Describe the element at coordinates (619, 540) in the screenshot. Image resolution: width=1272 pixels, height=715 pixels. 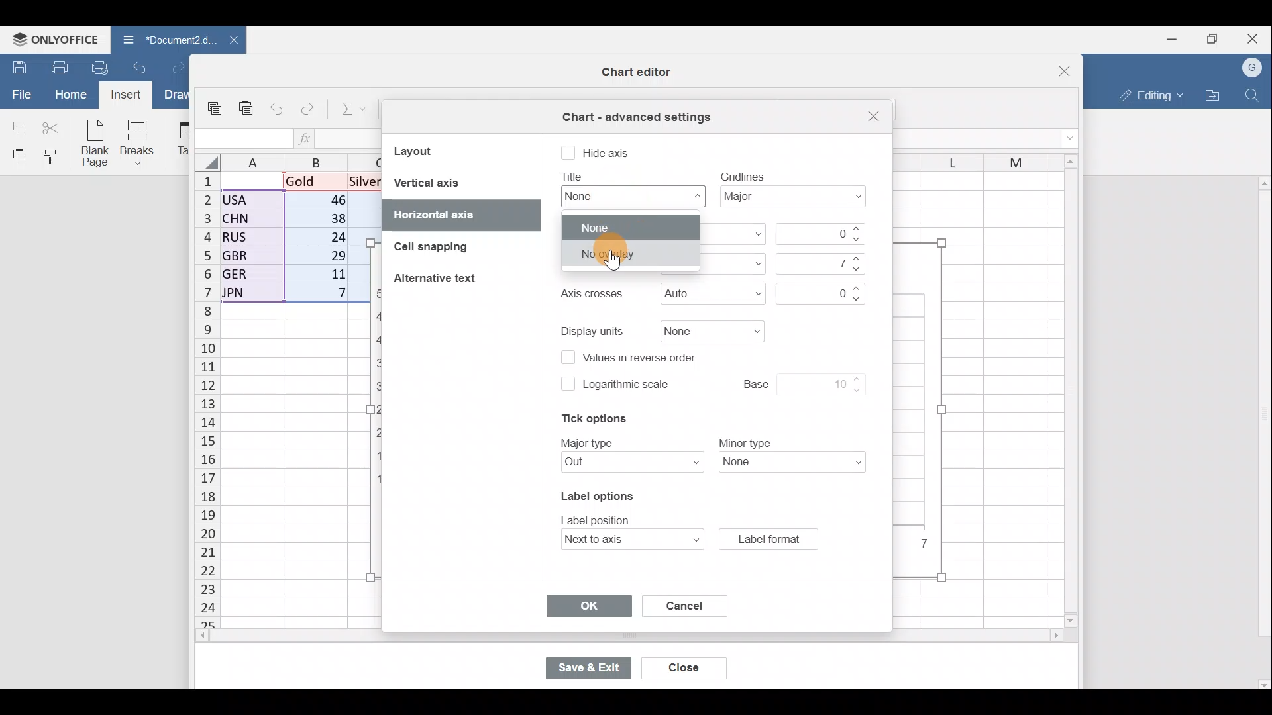
I see `Label position` at that location.